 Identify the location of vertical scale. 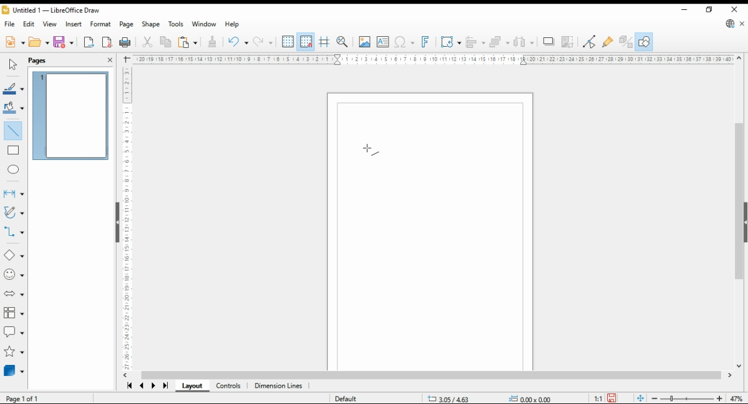
(128, 215).